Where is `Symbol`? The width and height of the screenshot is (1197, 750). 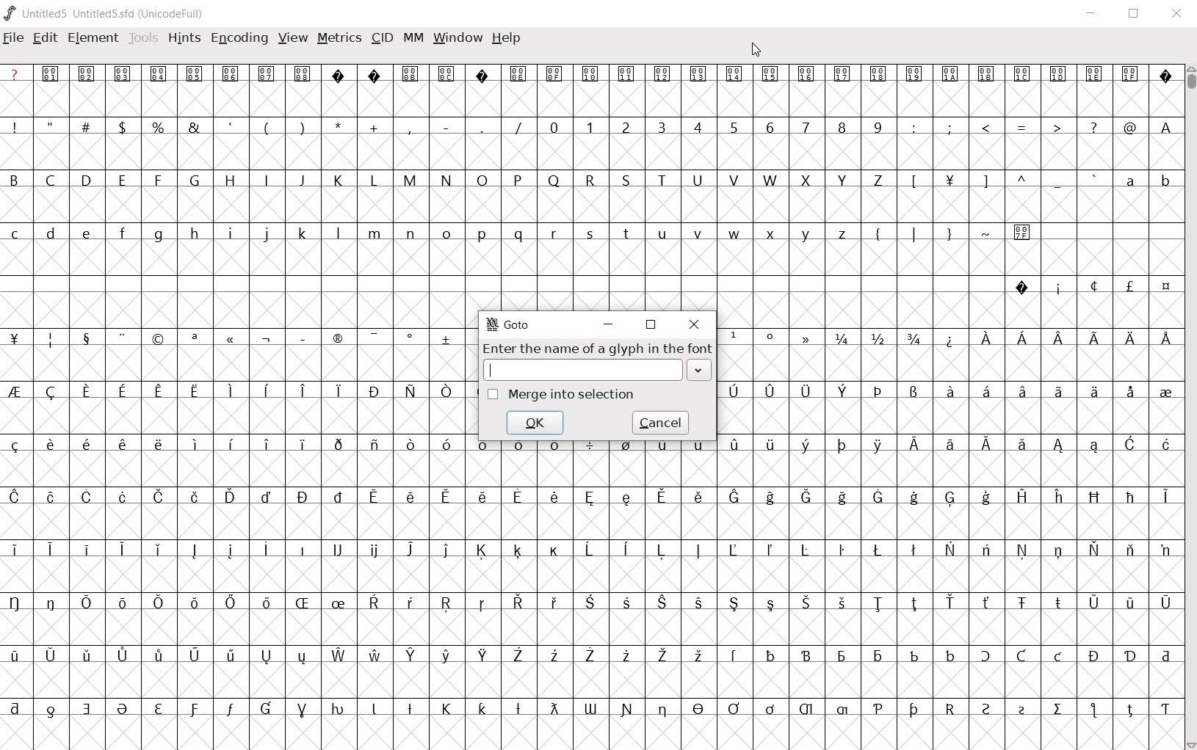 Symbol is located at coordinates (626, 709).